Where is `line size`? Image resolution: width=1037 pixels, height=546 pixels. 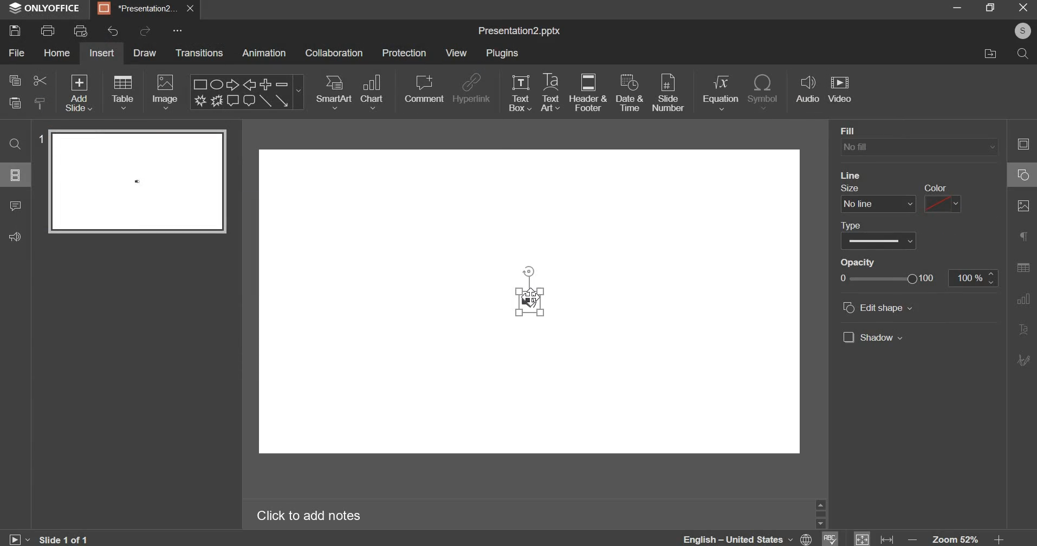
line size is located at coordinates (878, 204).